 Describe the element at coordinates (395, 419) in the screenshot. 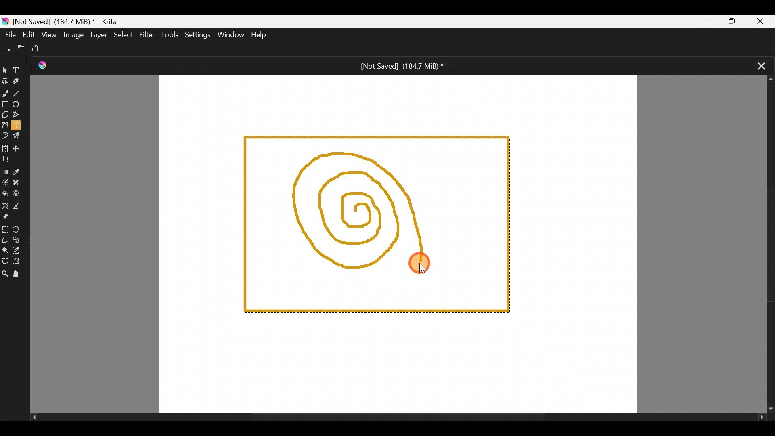

I see `Scroll bar` at that location.